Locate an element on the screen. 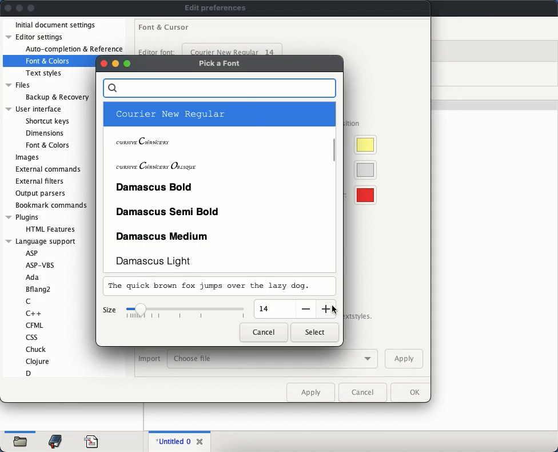 Image resolution: width=558 pixels, height=452 pixels. apply is located at coordinates (404, 358).